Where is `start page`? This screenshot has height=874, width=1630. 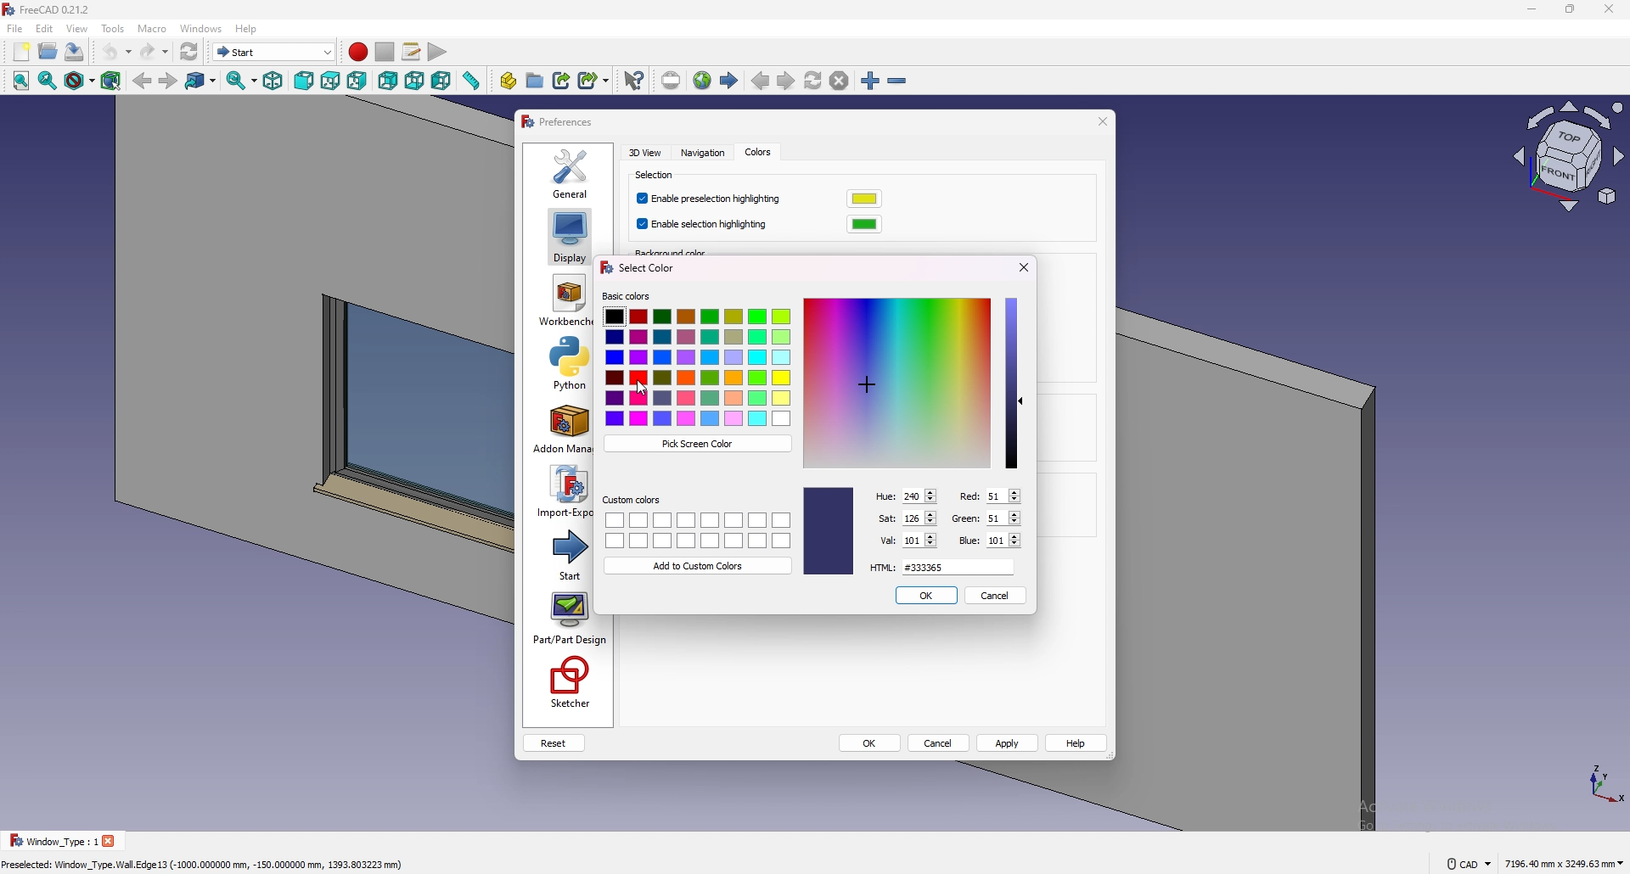 start page is located at coordinates (730, 81).